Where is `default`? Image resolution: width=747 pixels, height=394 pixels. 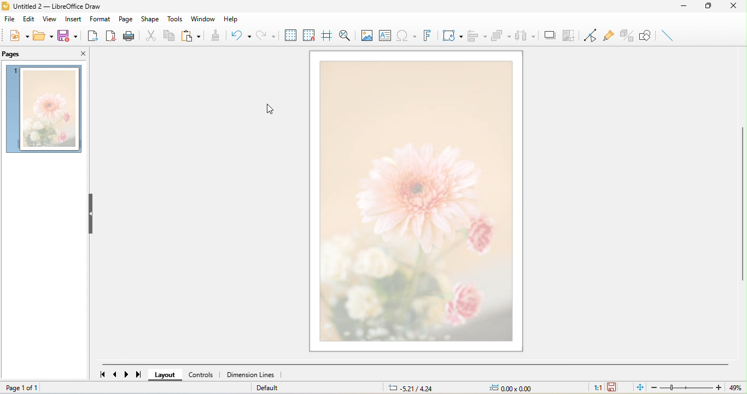 default is located at coordinates (269, 388).